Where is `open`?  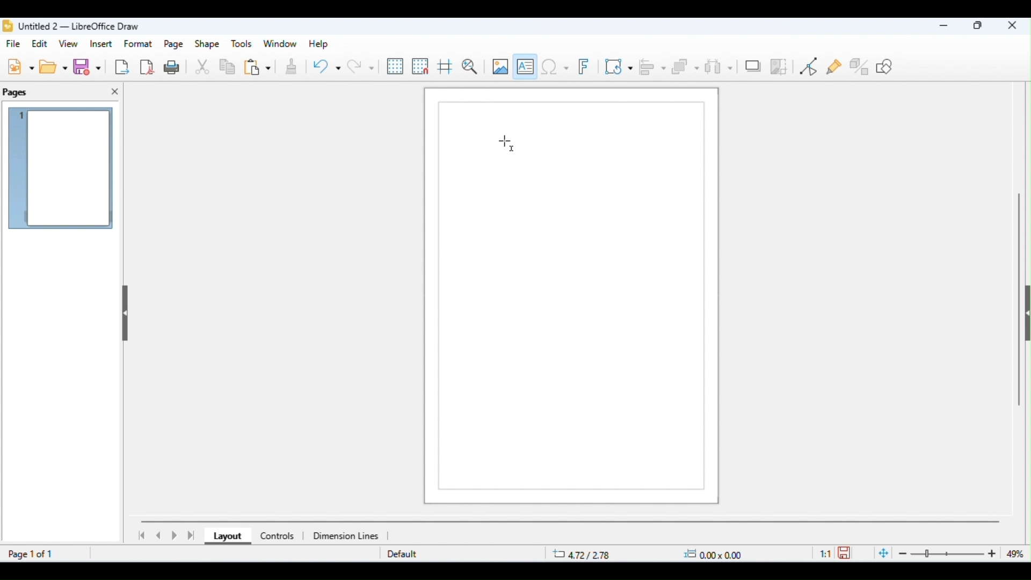
open is located at coordinates (55, 67).